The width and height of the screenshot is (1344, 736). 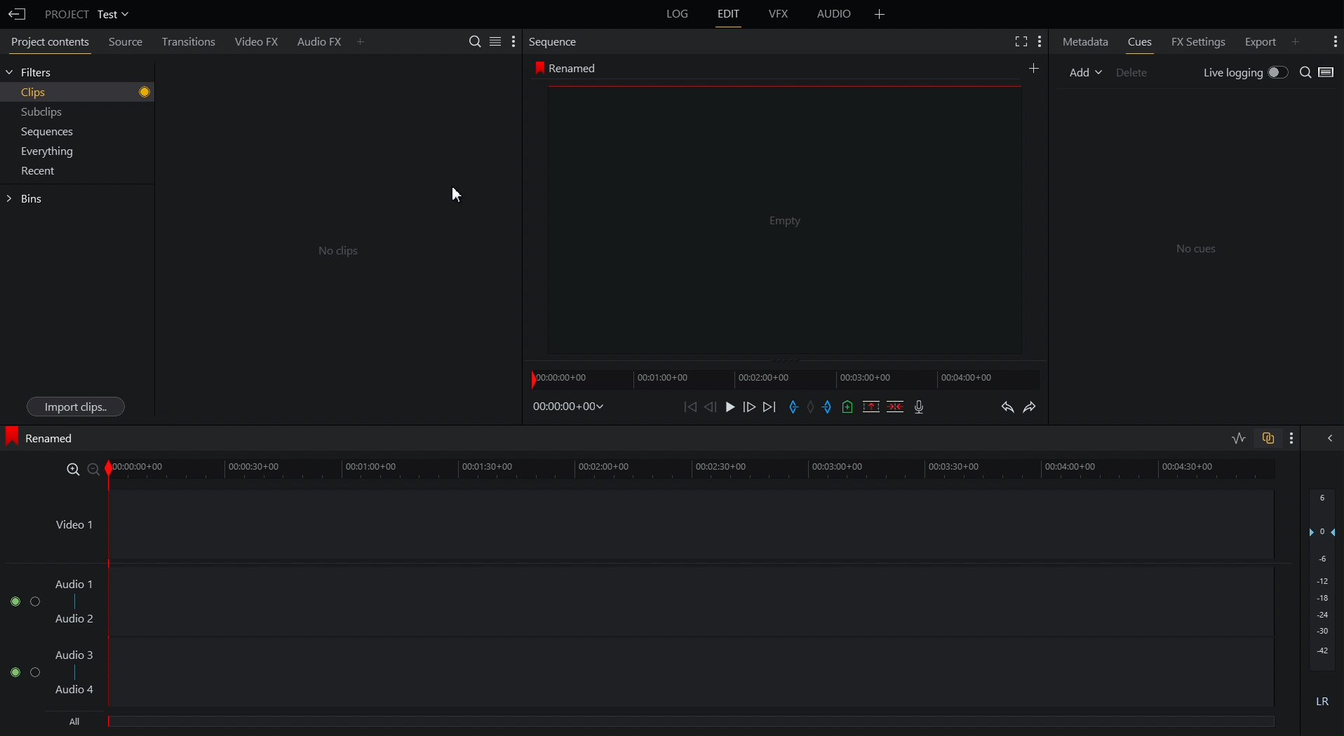 What do you see at coordinates (1084, 41) in the screenshot?
I see `Metadata` at bounding box center [1084, 41].